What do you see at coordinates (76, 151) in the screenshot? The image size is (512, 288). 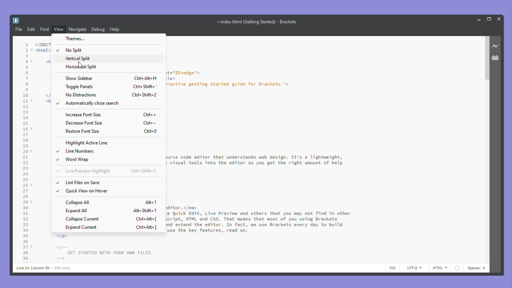 I see `Line numbers` at bounding box center [76, 151].